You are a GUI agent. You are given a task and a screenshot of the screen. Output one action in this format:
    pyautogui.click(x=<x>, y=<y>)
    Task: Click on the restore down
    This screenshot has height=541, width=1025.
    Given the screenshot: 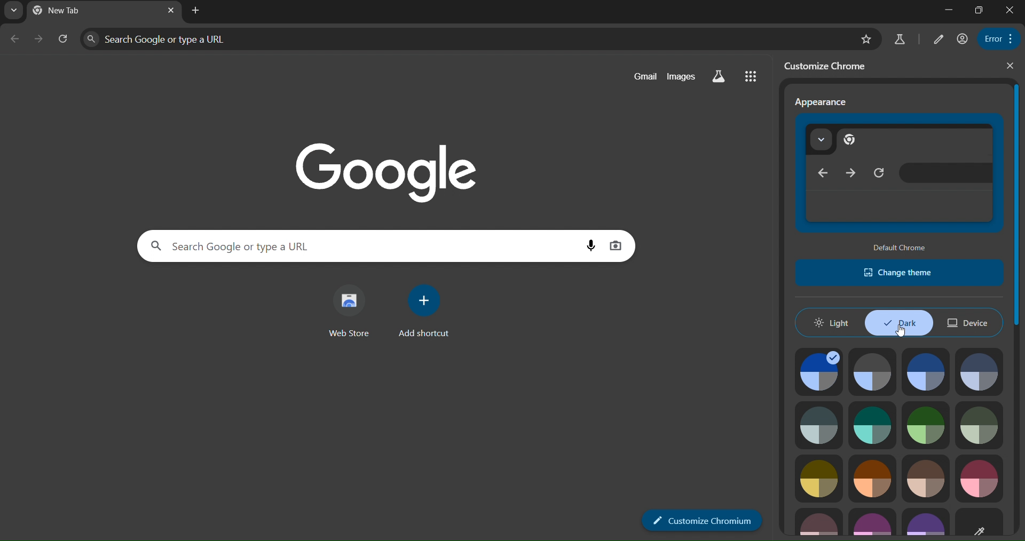 What is the action you would take?
    pyautogui.click(x=981, y=9)
    